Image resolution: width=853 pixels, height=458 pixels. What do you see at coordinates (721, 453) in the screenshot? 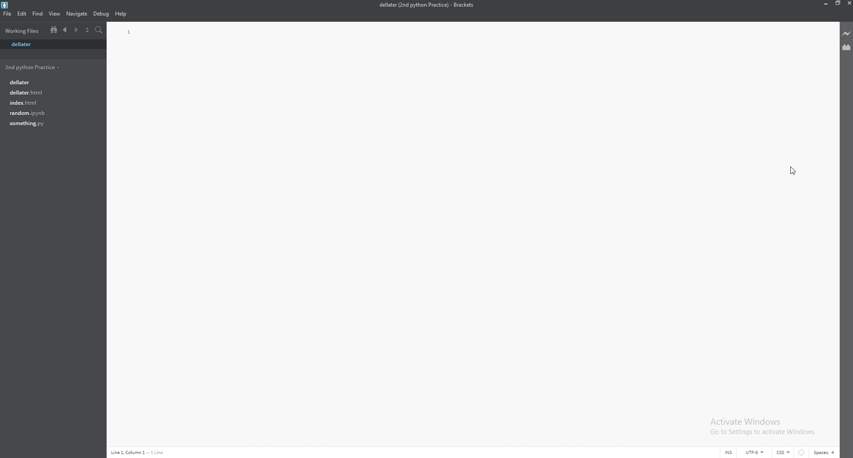
I see `cursor mode` at bounding box center [721, 453].